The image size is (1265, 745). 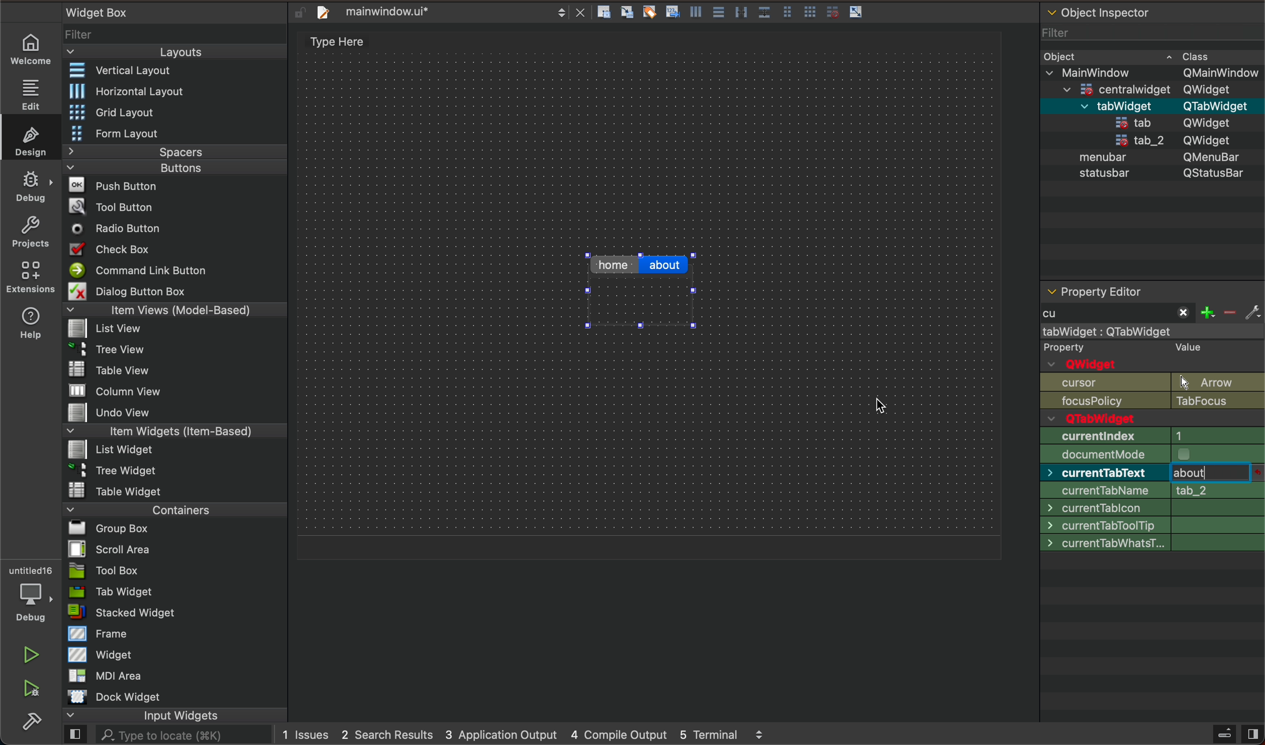 What do you see at coordinates (1211, 471) in the screenshot?
I see `before typing` at bounding box center [1211, 471].